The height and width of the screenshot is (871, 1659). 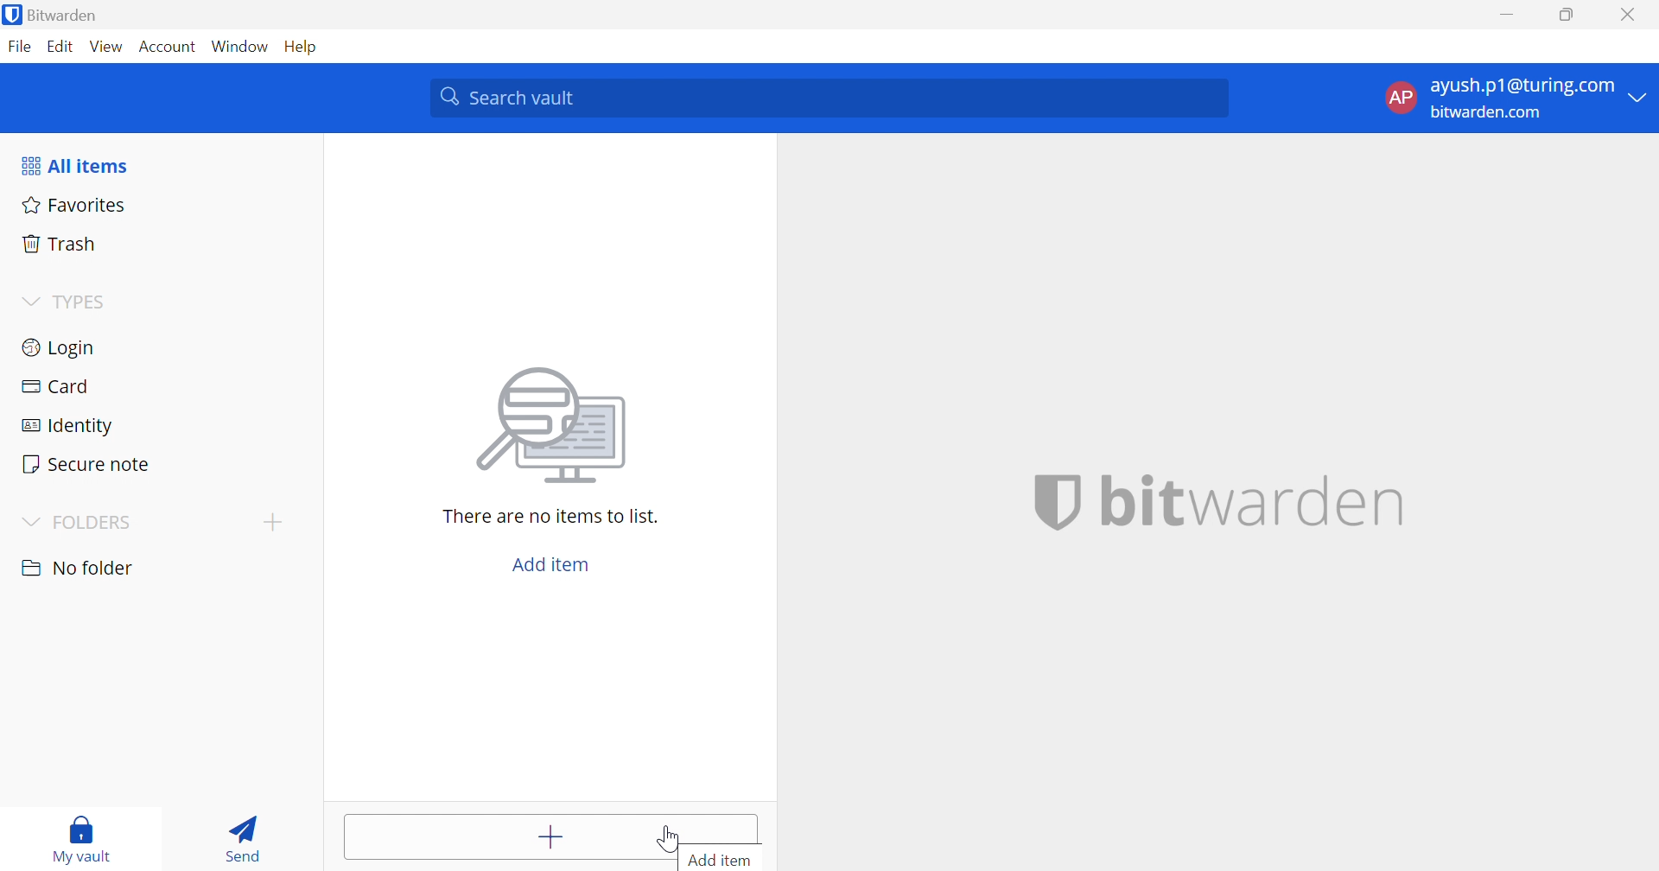 What do you see at coordinates (239, 48) in the screenshot?
I see `Window` at bounding box center [239, 48].